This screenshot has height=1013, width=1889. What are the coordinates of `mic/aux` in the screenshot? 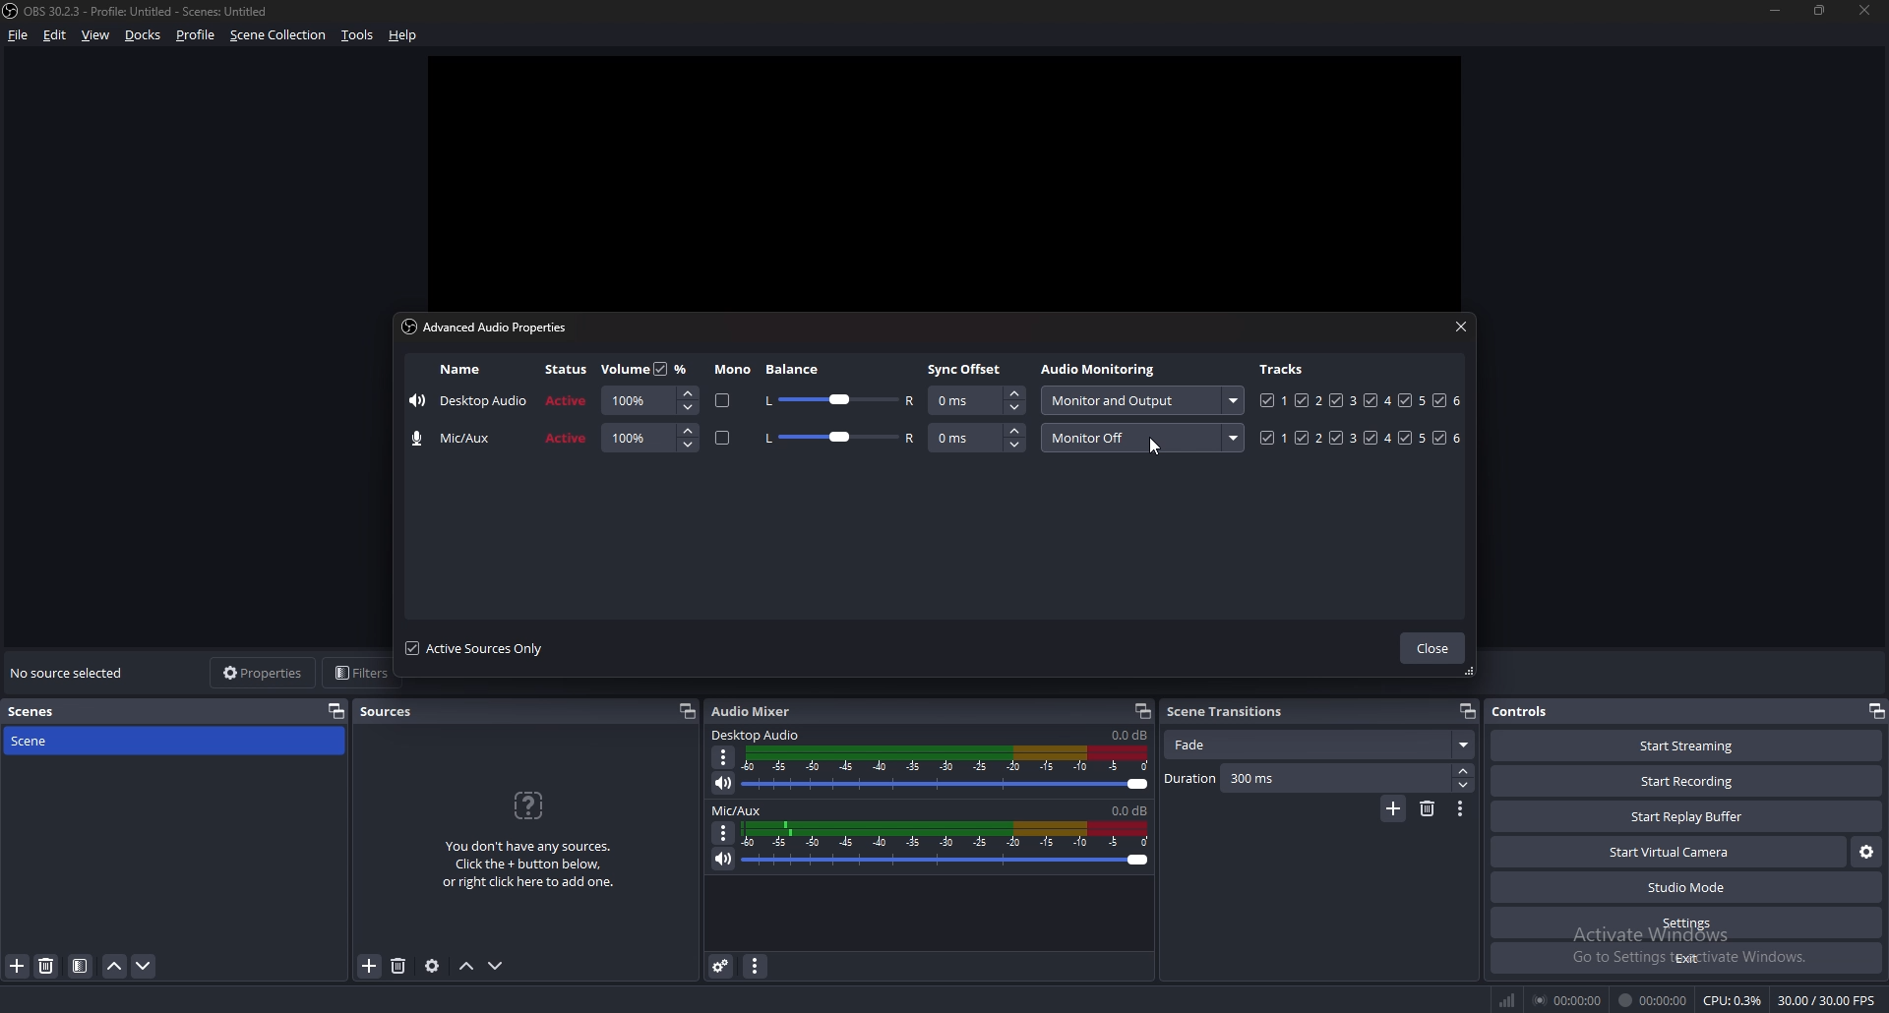 It's located at (739, 809).